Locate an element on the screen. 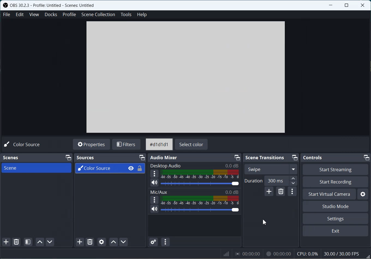  Scene Transitions is located at coordinates (266, 158).